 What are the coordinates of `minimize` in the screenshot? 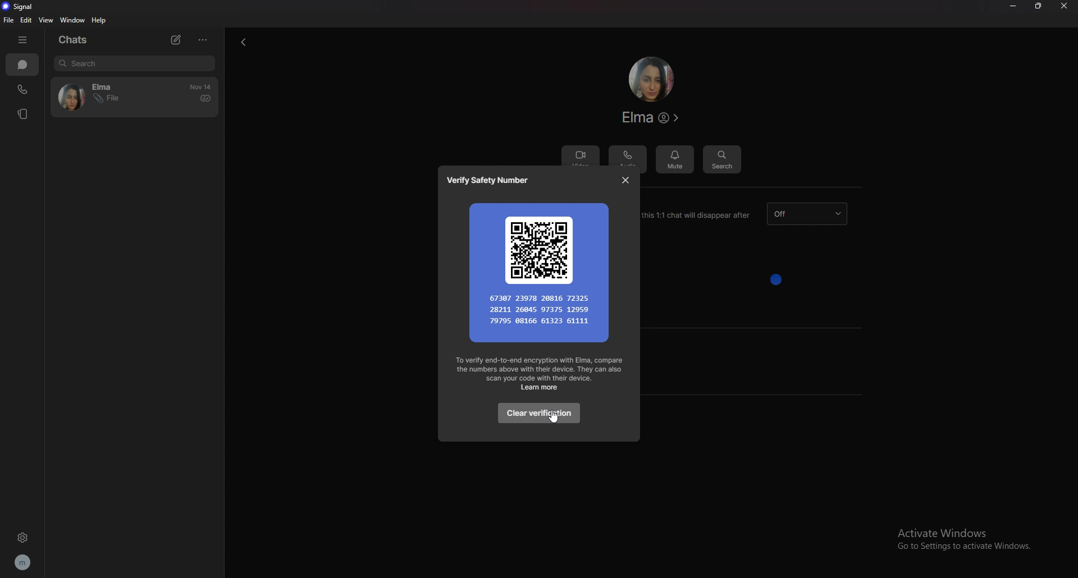 It's located at (1013, 6).